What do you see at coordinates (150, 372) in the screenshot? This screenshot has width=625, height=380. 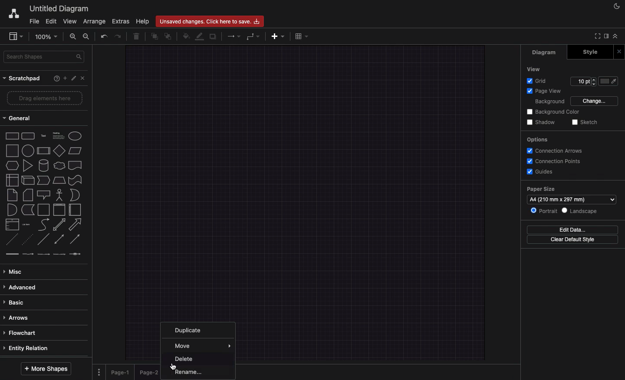 I see `Page 2` at bounding box center [150, 372].